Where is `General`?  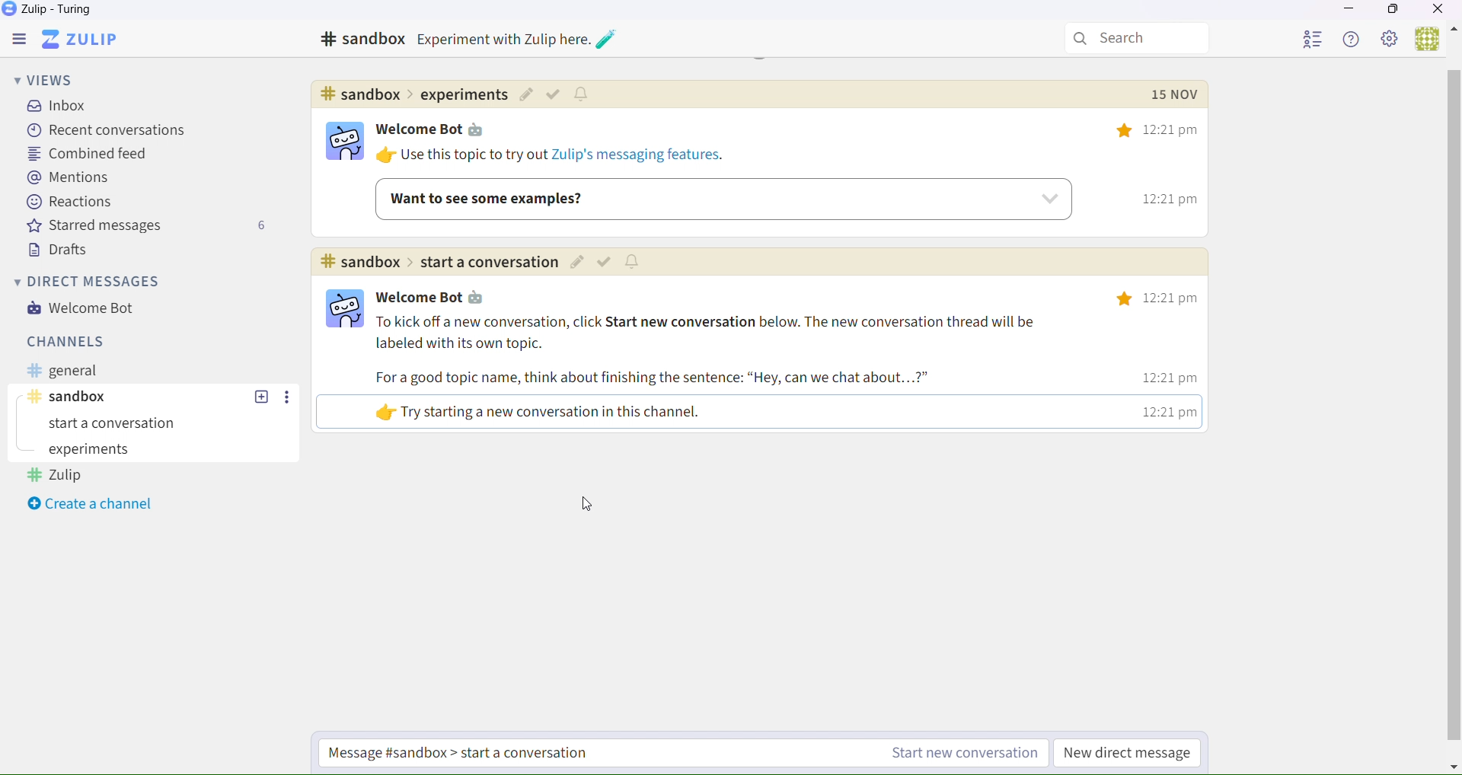 General is located at coordinates (76, 371).